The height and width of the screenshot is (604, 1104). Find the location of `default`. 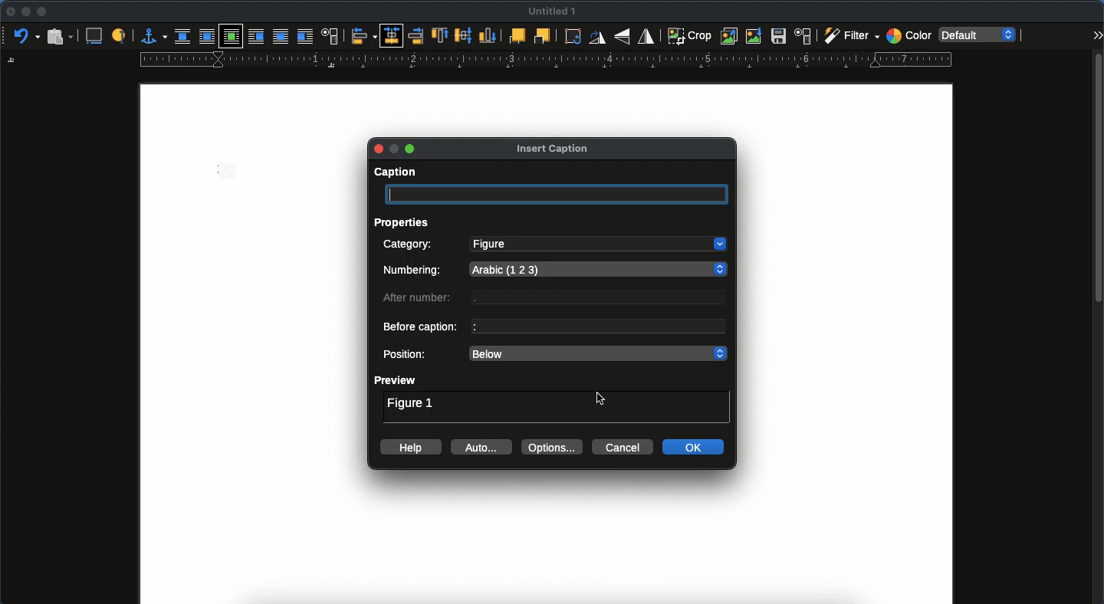

default is located at coordinates (982, 34).